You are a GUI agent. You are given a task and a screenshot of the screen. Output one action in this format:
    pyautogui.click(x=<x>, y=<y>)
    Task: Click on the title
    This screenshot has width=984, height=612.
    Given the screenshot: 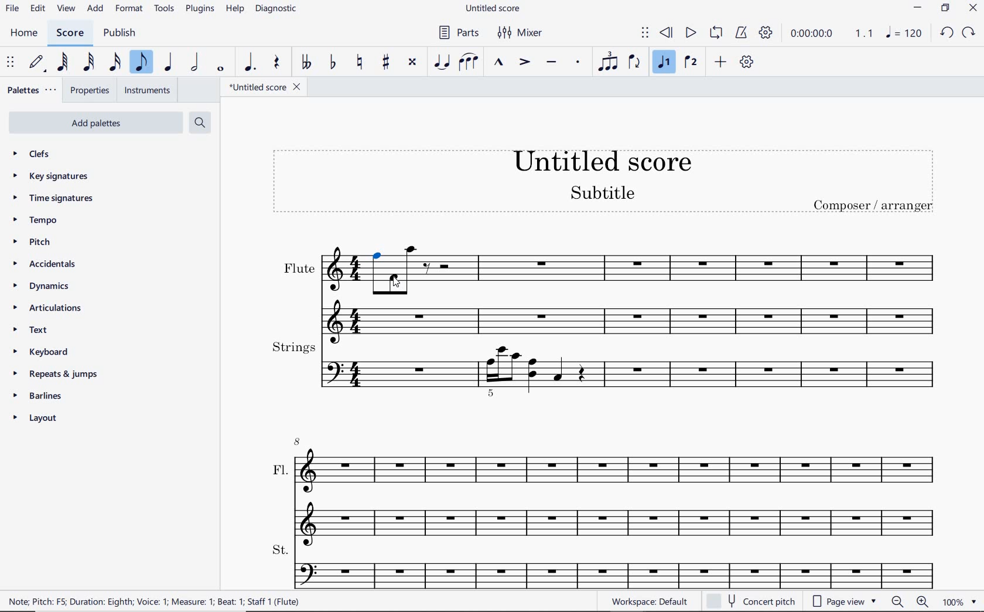 What is the action you would take?
    pyautogui.click(x=607, y=185)
    